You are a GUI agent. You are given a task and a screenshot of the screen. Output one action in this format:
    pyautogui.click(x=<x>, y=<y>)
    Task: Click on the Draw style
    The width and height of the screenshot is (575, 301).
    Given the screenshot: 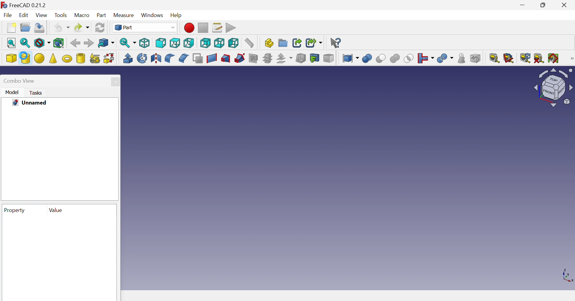 What is the action you would take?
    pyautogui.click(x=41, y=43)
    